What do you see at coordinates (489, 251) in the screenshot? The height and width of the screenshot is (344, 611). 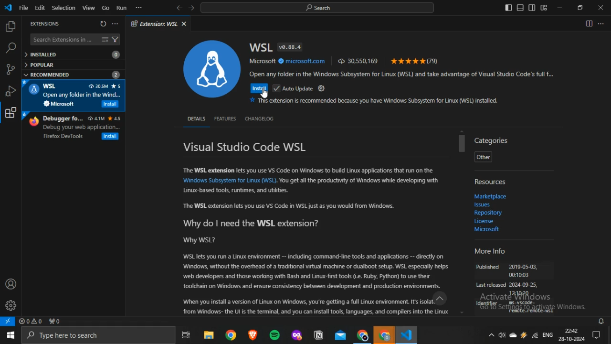 I see `More Info` at bounding box center [489, 251].